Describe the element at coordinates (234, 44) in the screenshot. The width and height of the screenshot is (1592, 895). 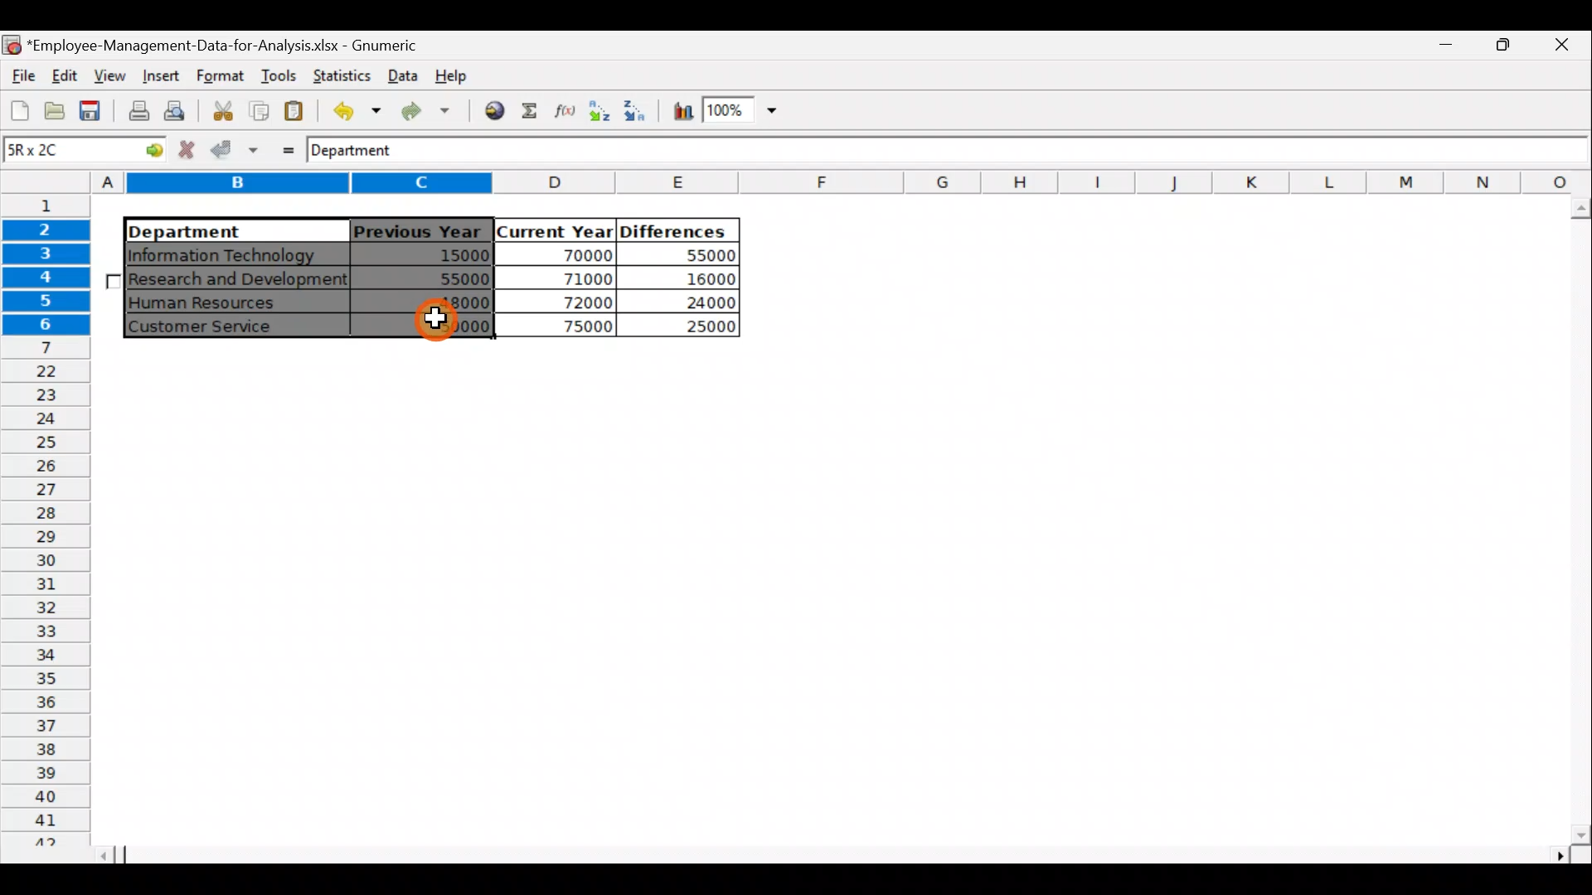
I see `Employee-Management-Data-for-Analysis.xlsx - Gnumeric` at that location.